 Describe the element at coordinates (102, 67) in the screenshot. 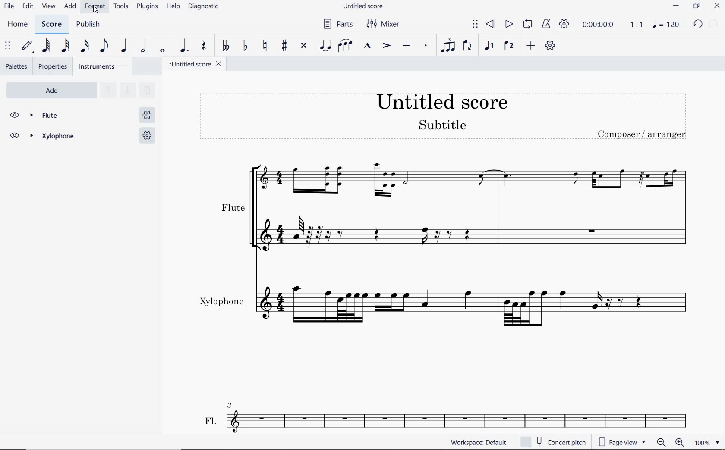

I see `INSTRUMENTS` at that location.